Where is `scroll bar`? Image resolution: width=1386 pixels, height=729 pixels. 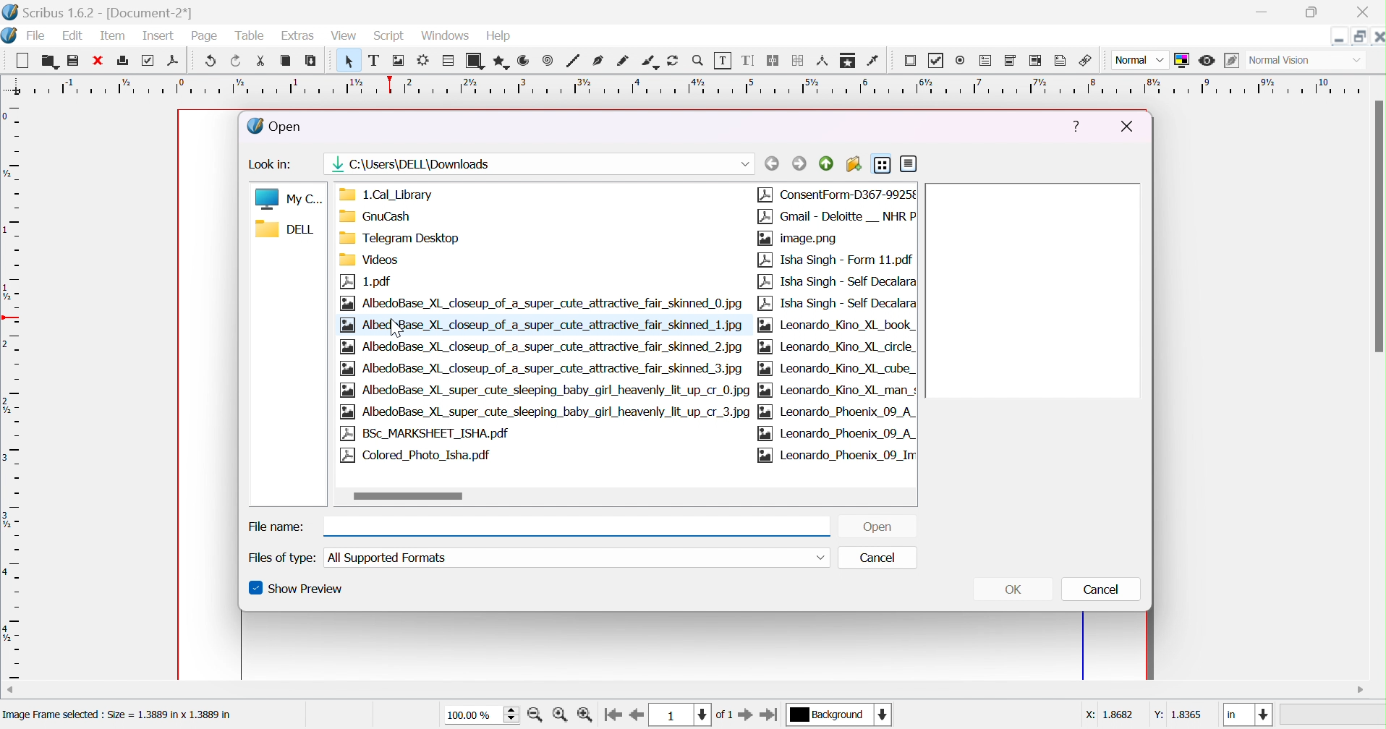 scroll bar is located at coordinates (1377, 226).